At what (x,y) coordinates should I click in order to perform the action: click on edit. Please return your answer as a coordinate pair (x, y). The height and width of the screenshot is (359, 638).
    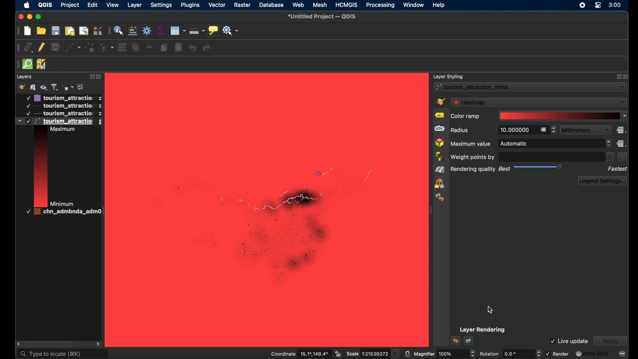
    Looking at the image, I should click on (92, 5).